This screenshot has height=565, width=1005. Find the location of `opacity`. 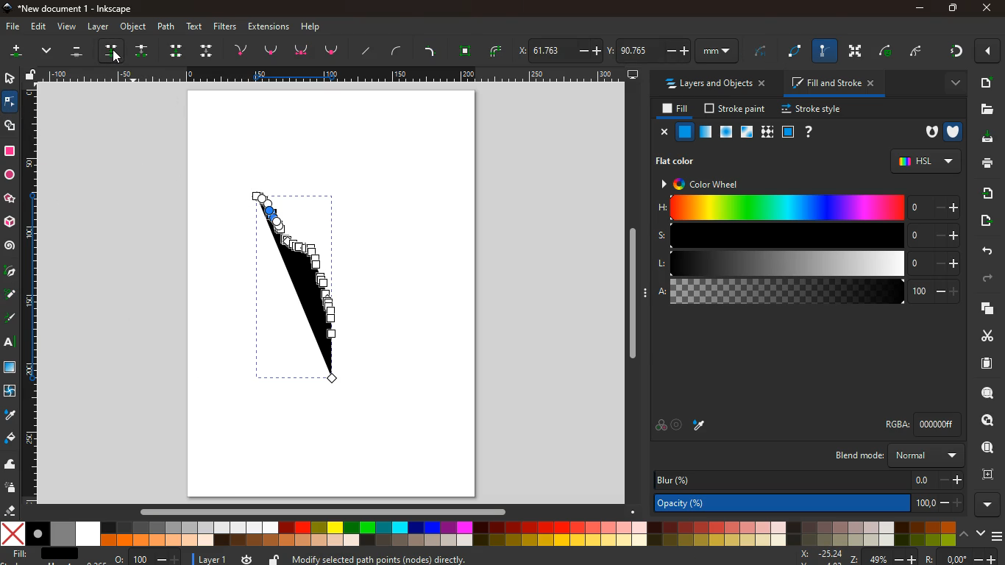

opacity is located at coordinates (706, 132).